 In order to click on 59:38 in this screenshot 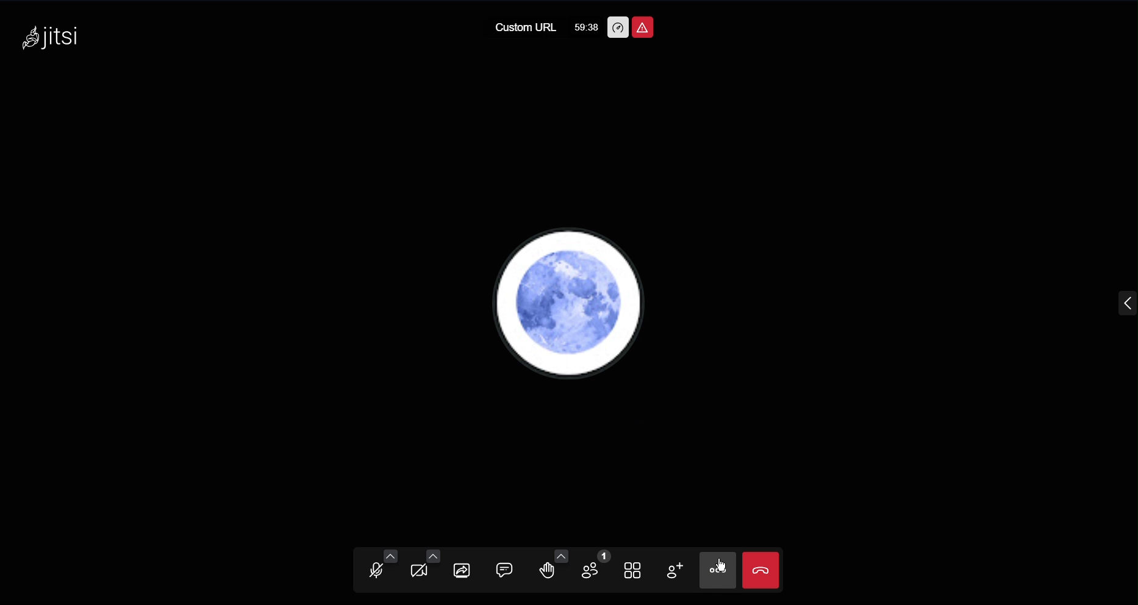, I will do `click(585, 26)`.